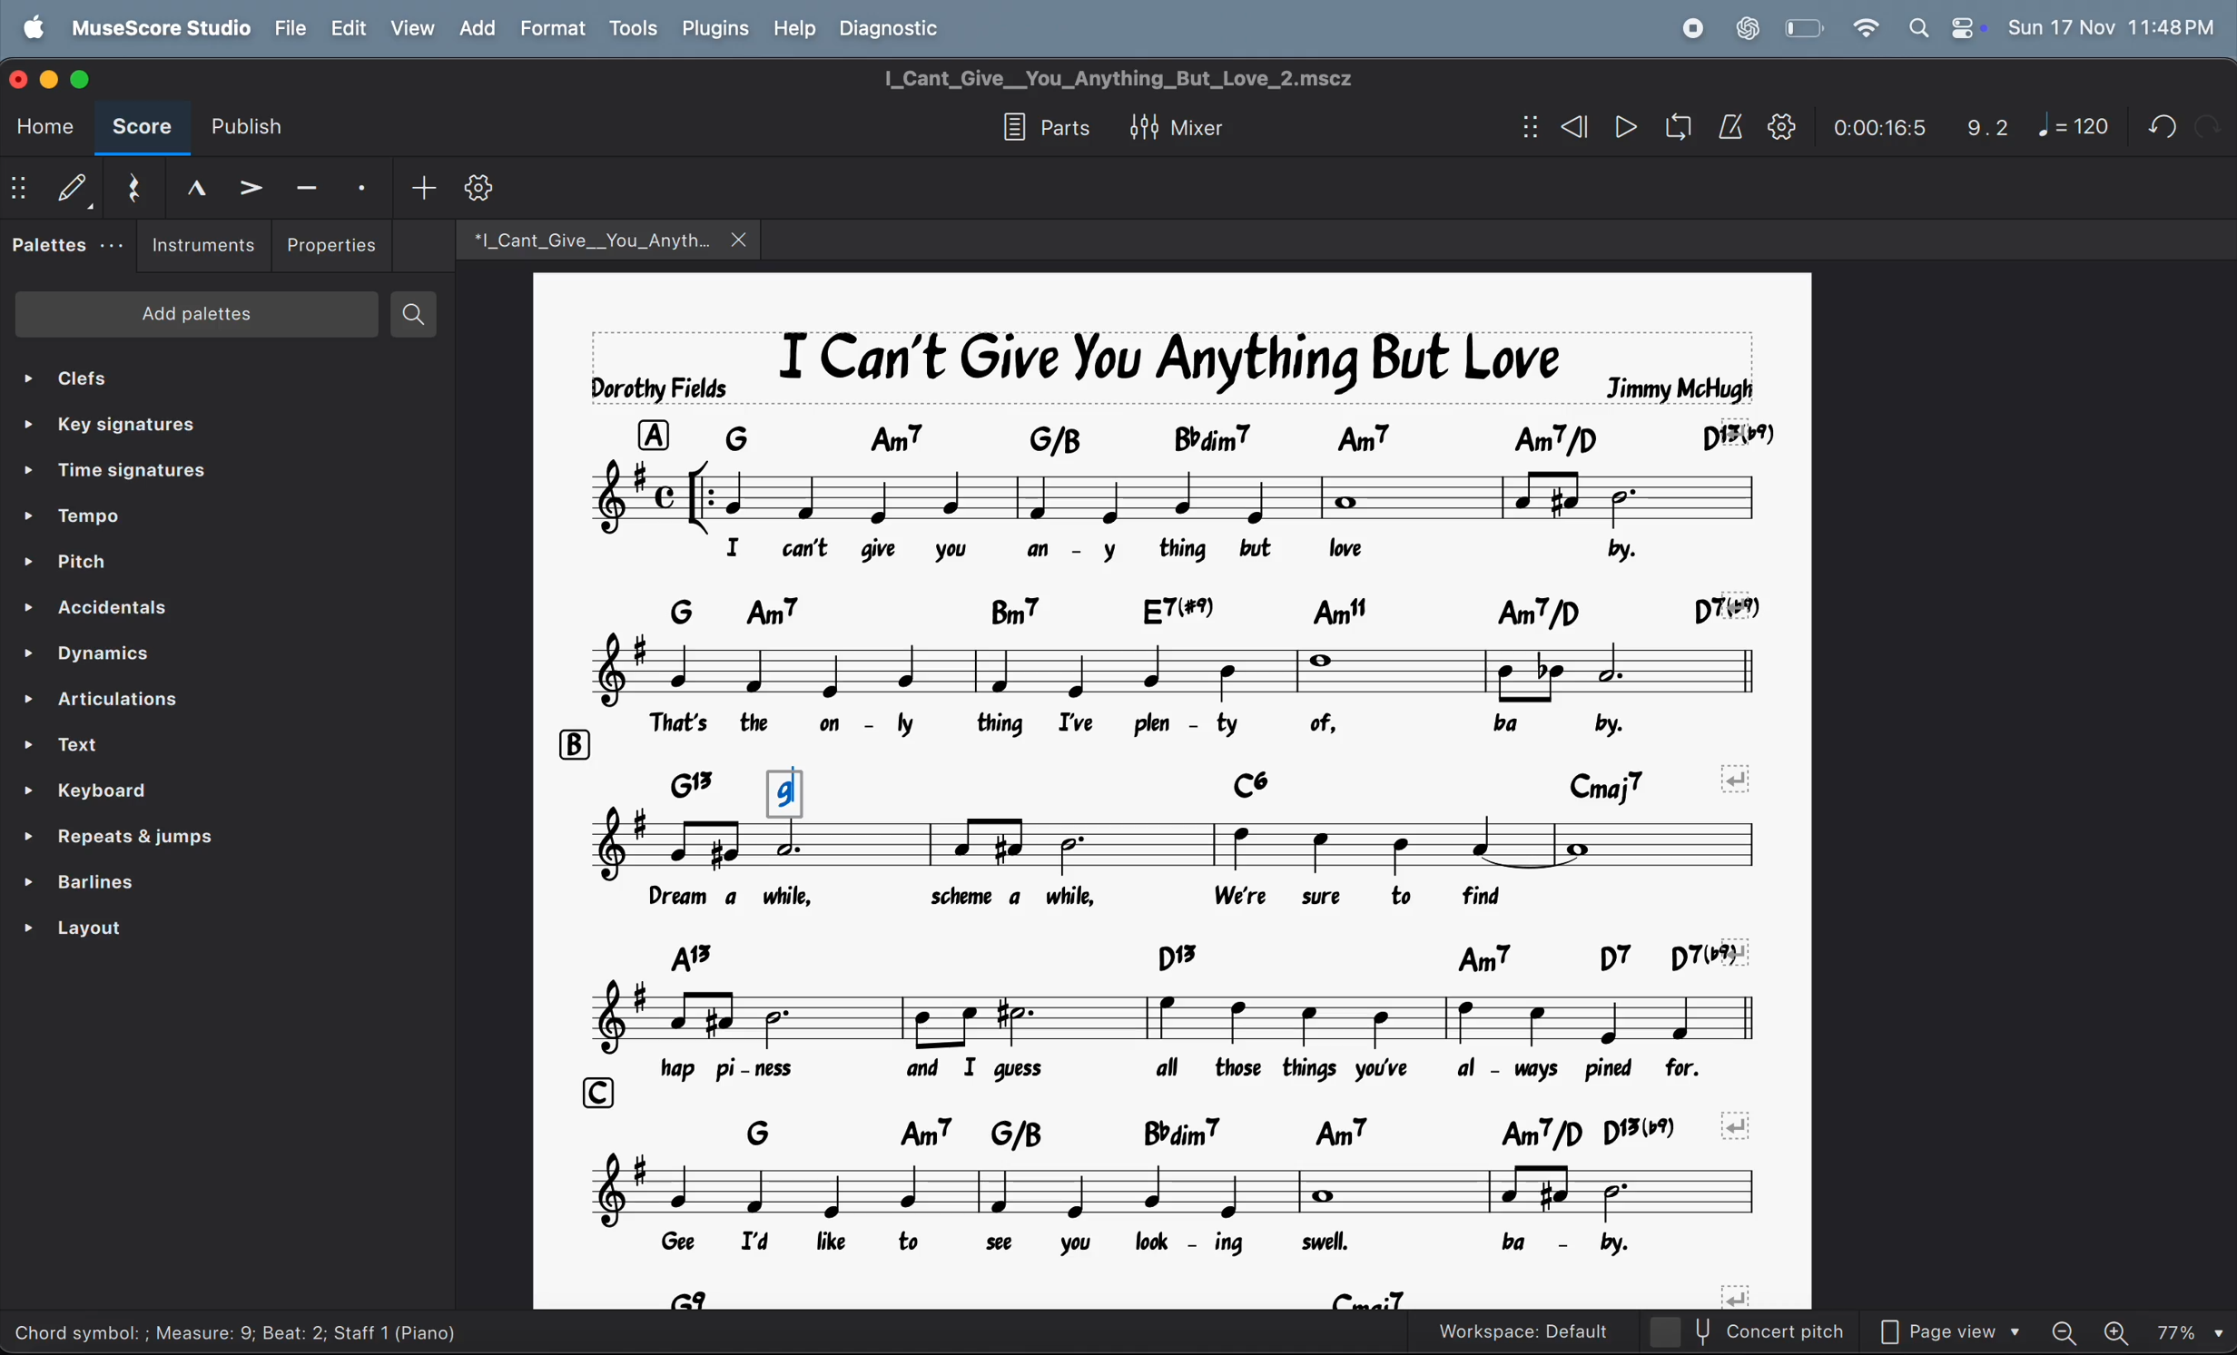  I want to click on rewind, so click(1555, 126).